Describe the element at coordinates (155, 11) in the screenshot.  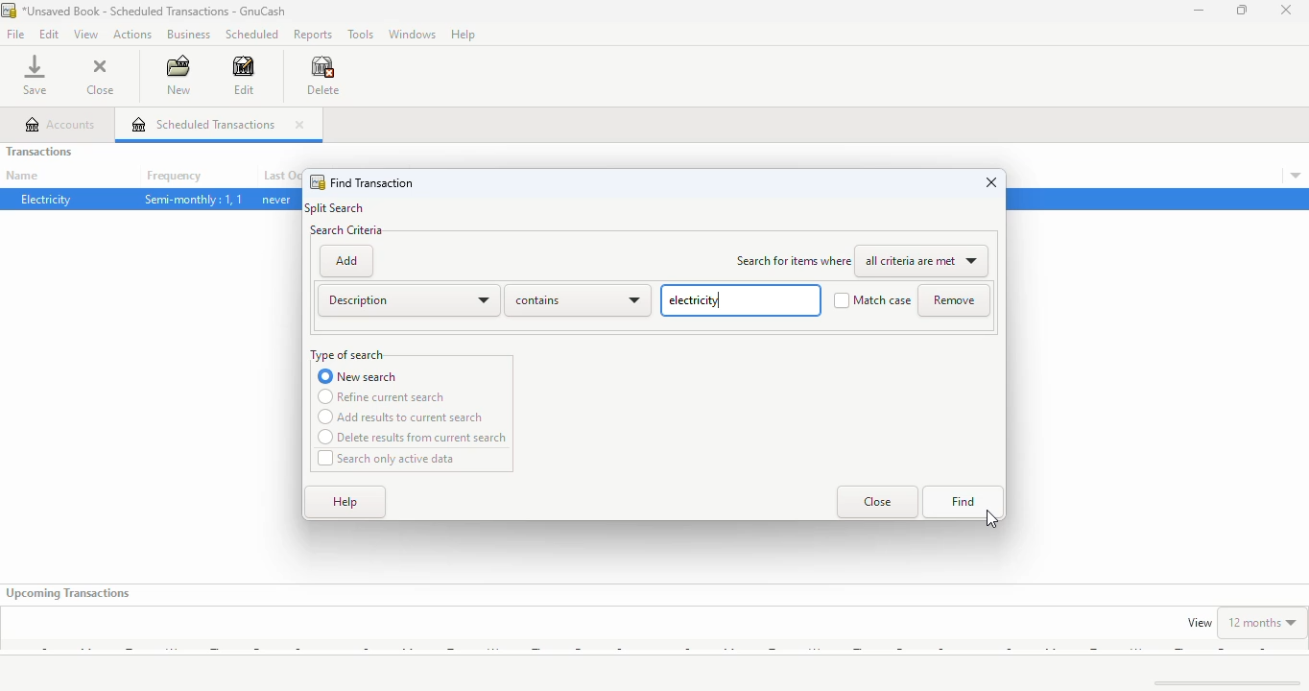
I see `title` at that location.